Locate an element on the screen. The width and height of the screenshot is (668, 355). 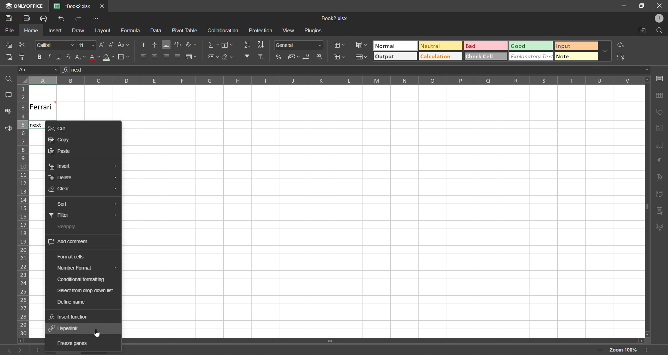
number format is located at coordinates (299, 45).